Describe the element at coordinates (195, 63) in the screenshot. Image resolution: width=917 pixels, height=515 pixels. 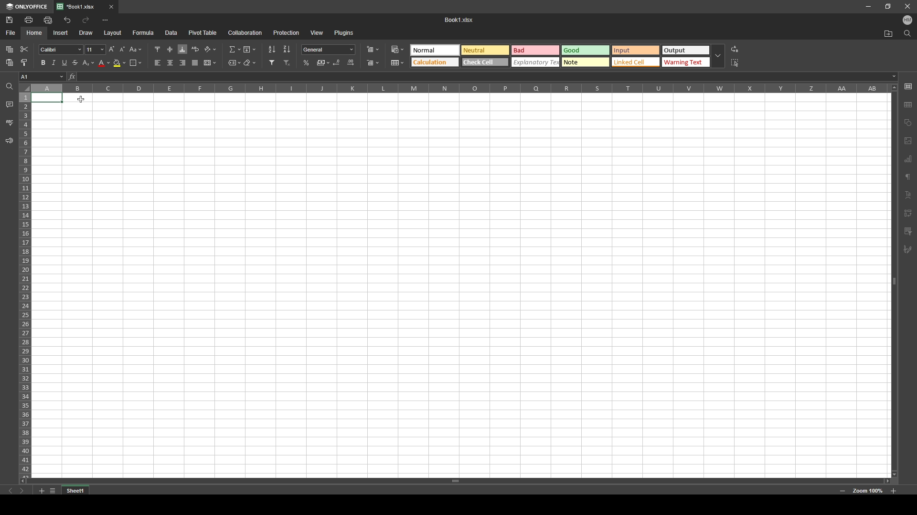
I see `justified` at that location.